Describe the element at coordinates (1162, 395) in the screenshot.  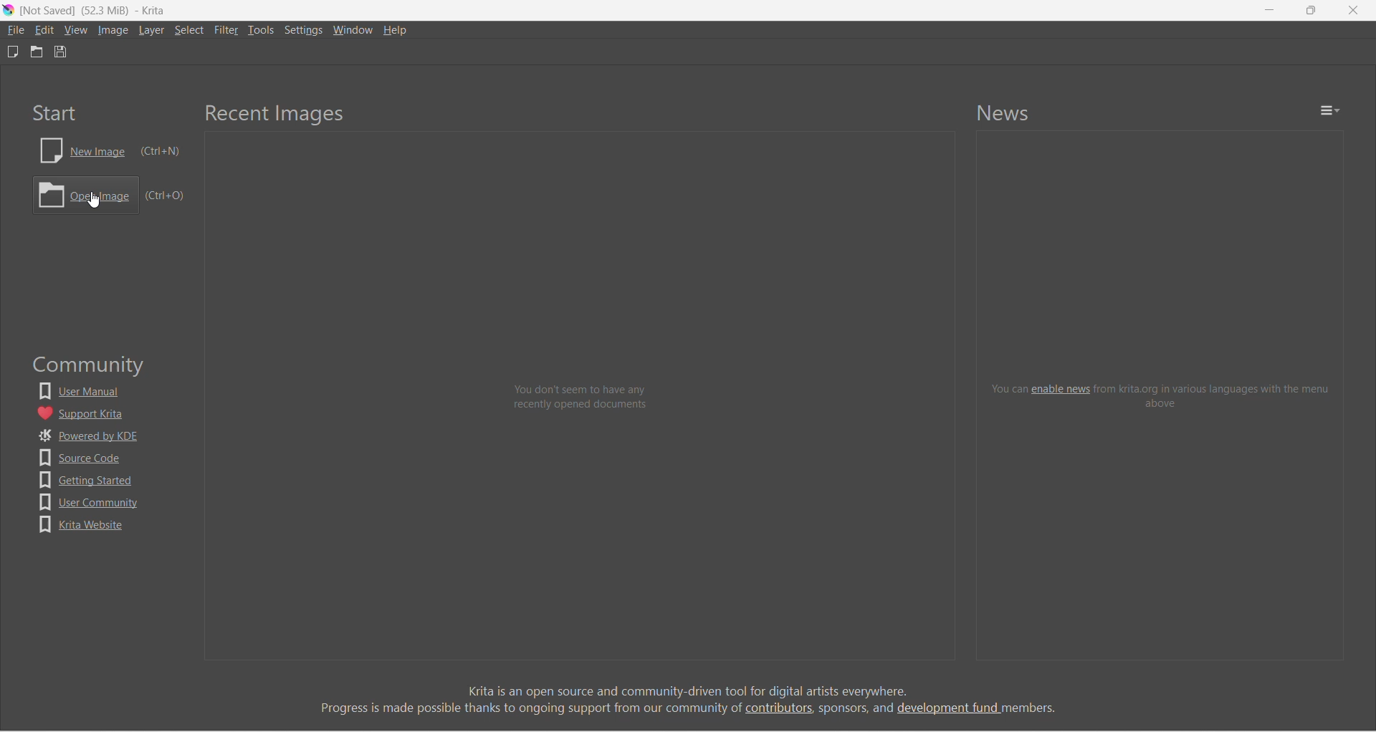
I see `instructions related enabling news` at that location.